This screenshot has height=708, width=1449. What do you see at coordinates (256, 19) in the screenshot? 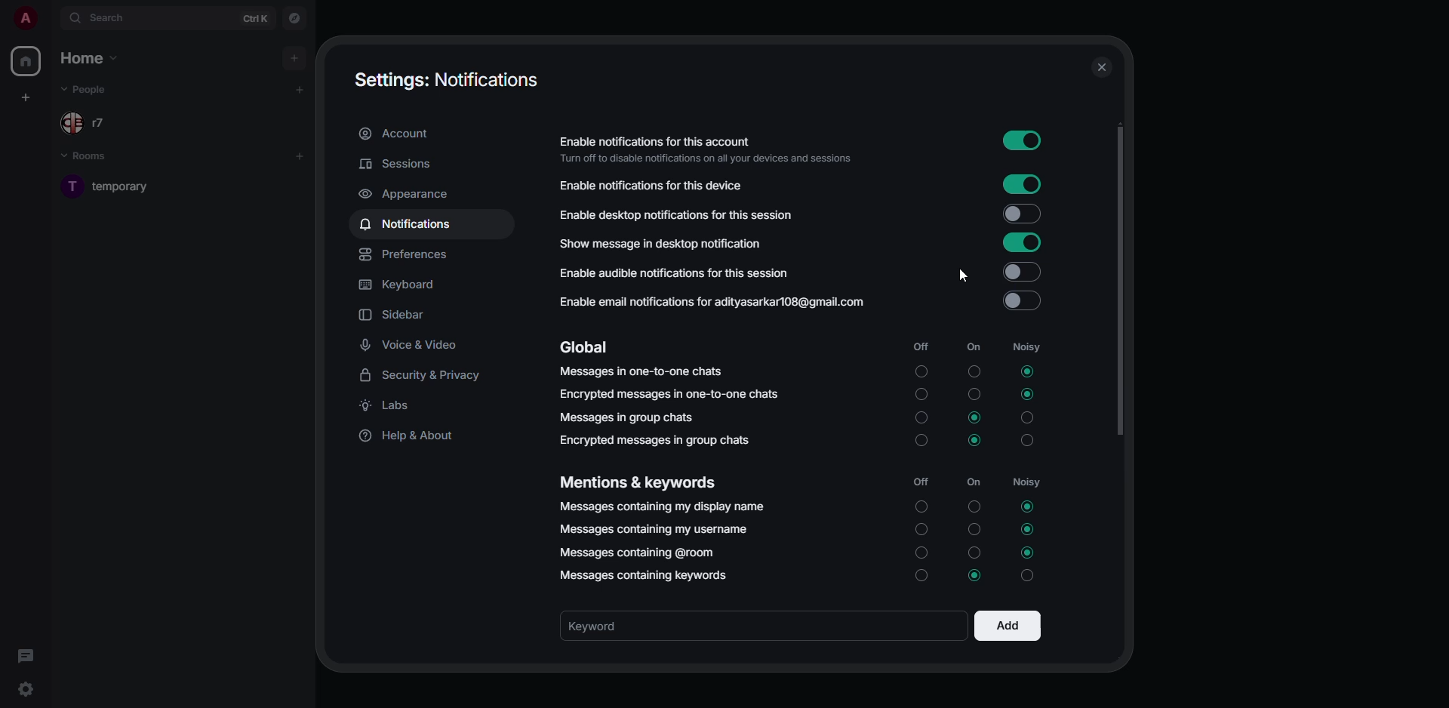
I see `ctrl K` at bounding box center [256, 19].